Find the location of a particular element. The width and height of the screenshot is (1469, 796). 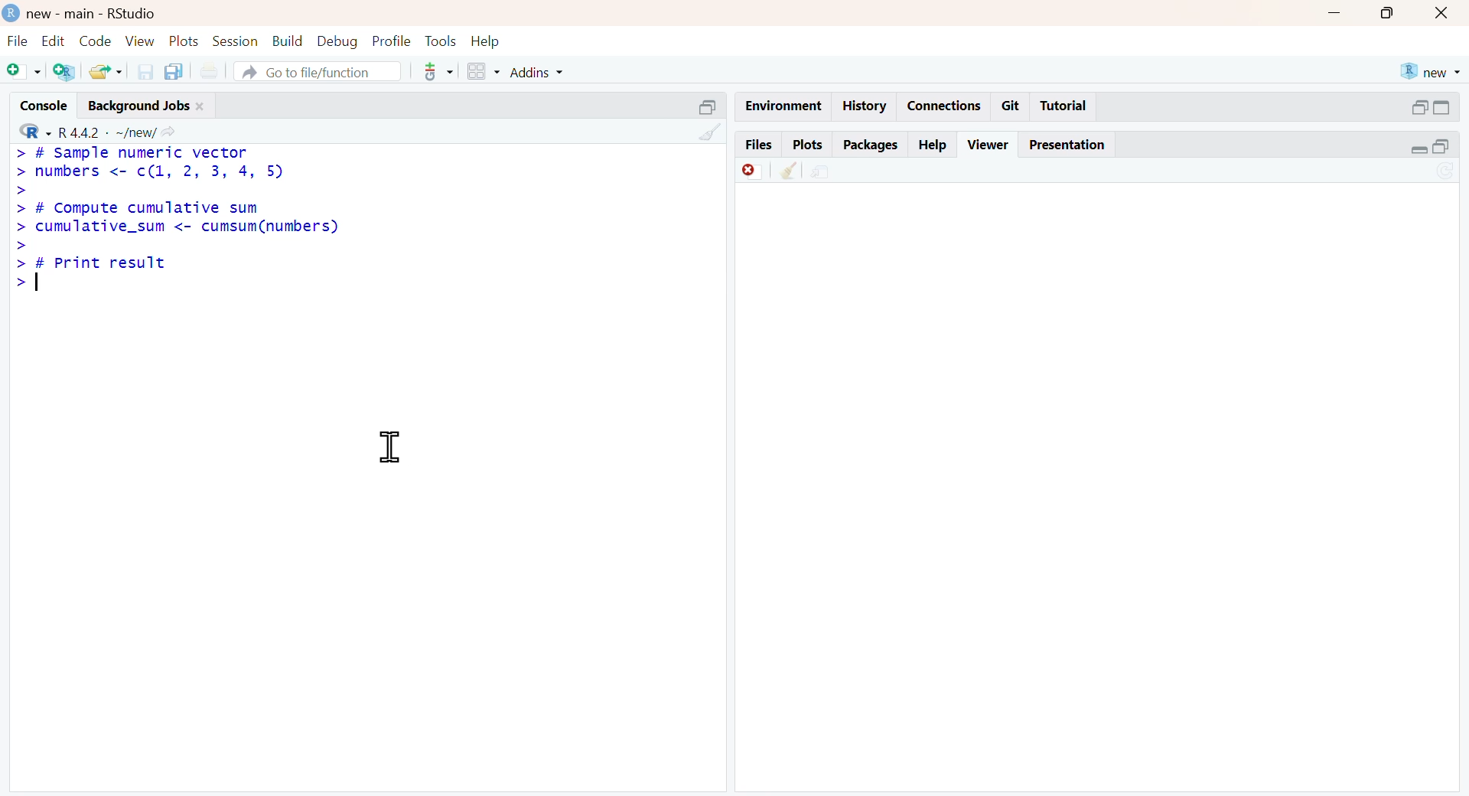

debug is located at coordinates (339, 41).